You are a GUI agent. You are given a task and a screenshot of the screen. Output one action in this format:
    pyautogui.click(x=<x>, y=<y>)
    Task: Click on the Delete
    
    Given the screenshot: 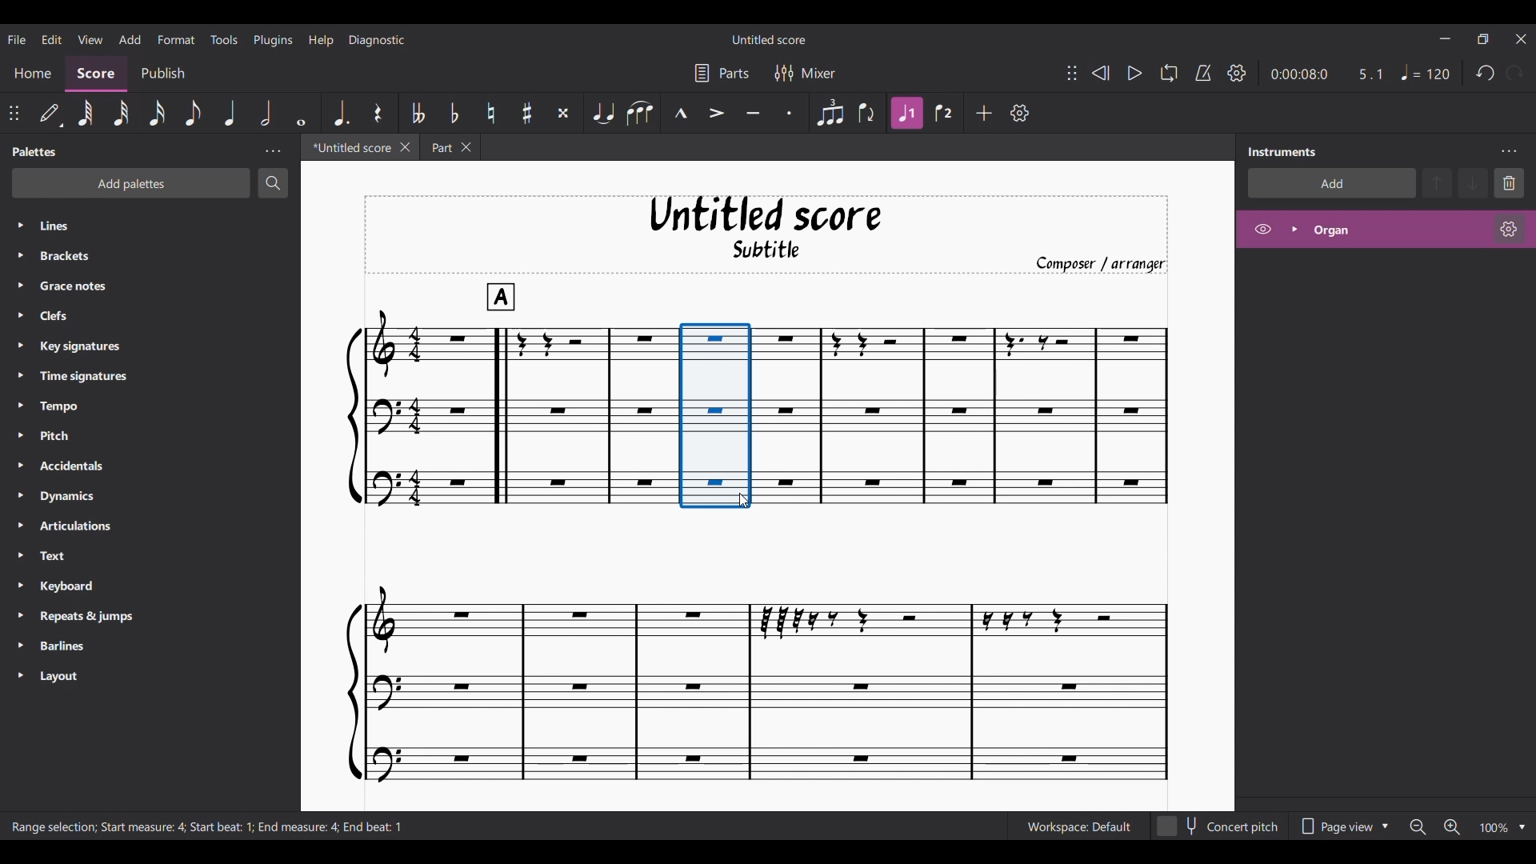 What is the action you would take?
    pyautogui.click(x=1510, y=182)
    